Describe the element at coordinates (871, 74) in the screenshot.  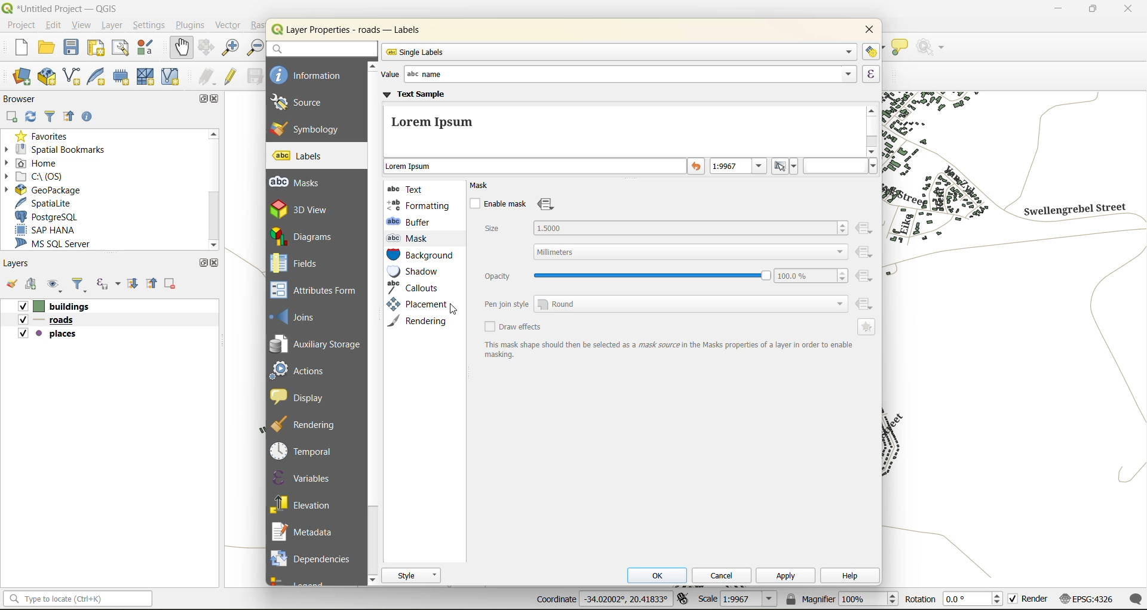
I see `expression builder` at that location.